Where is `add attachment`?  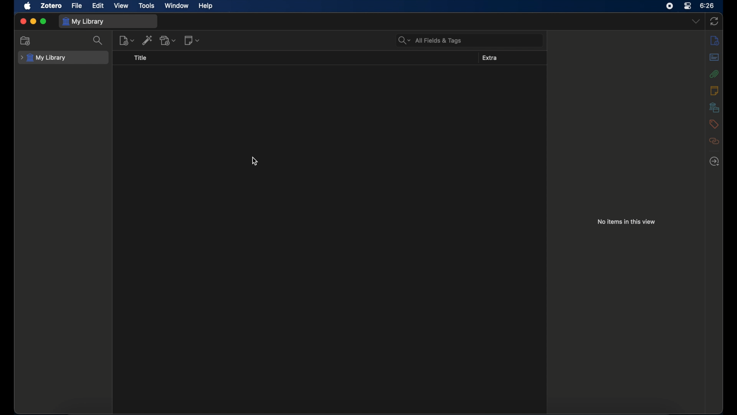
add attachment is located at coordinates (168, 40).